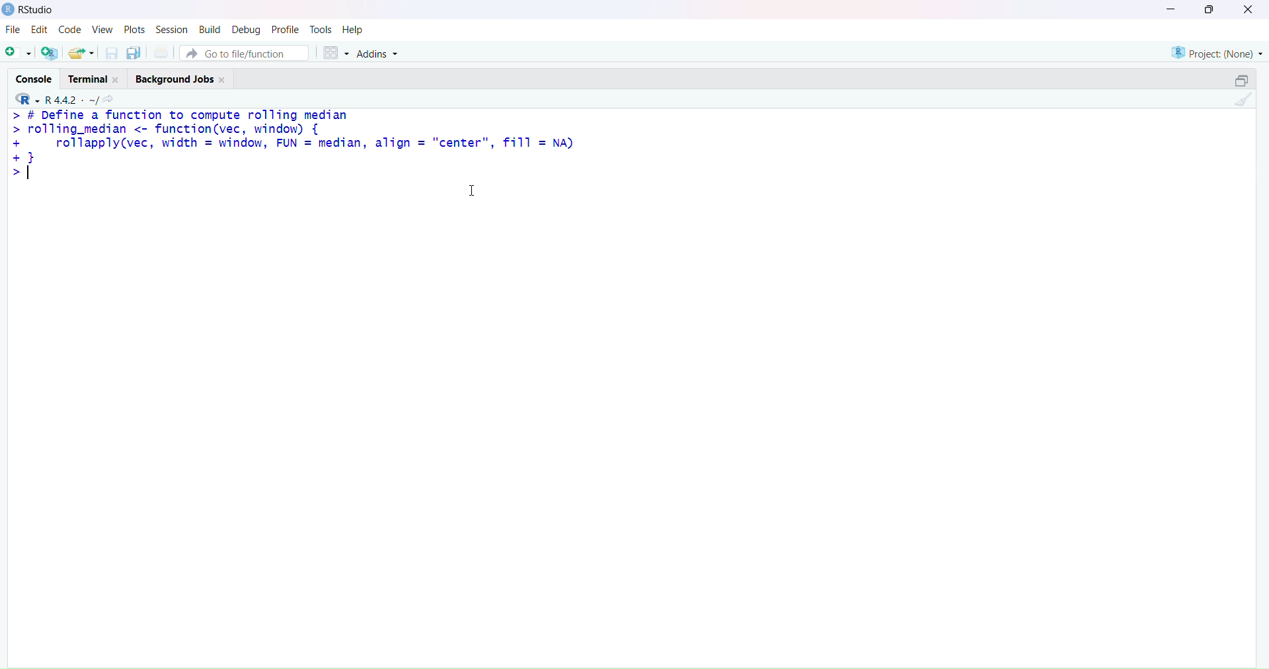  I want to click on add R file, so click(50, 54).